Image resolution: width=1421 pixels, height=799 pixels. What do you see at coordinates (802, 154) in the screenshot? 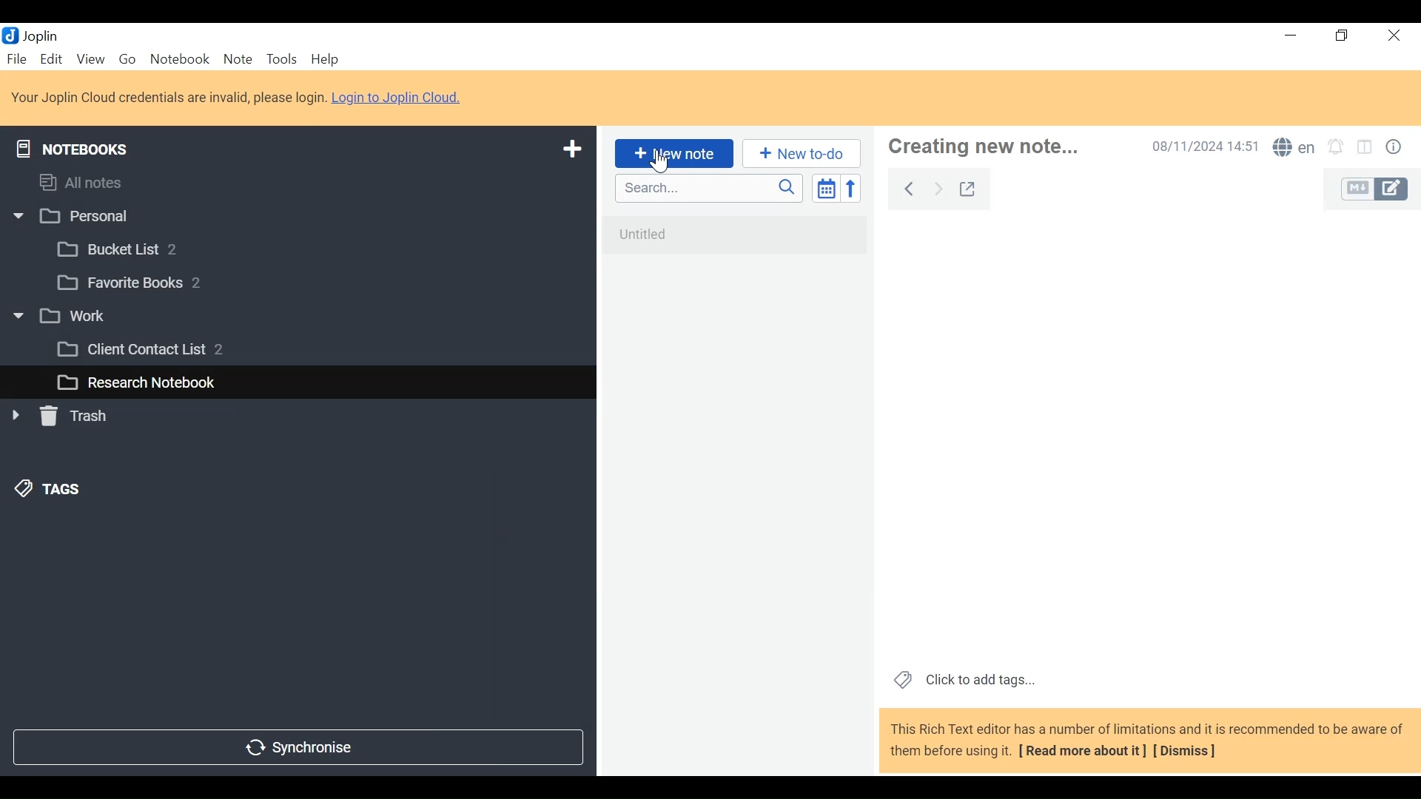
I see `Add New to Do` at bounding box center [802, 154].